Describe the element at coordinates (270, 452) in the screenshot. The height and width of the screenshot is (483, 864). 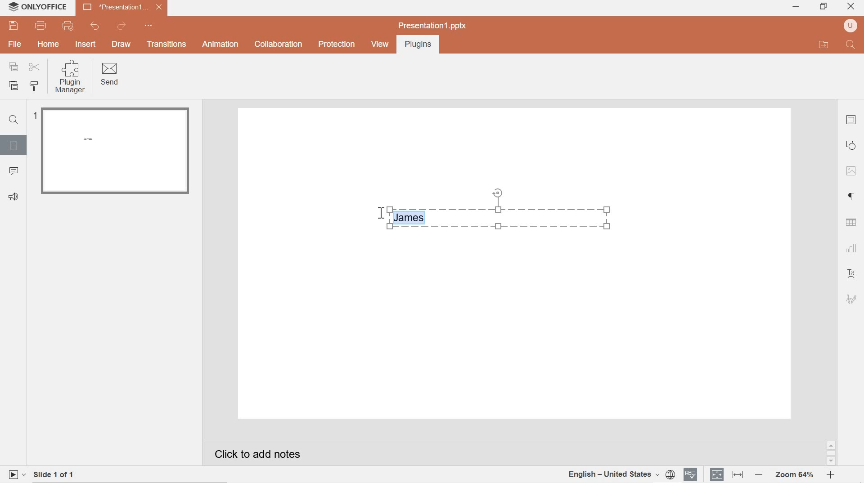
I see `Click to add notes` at that location.